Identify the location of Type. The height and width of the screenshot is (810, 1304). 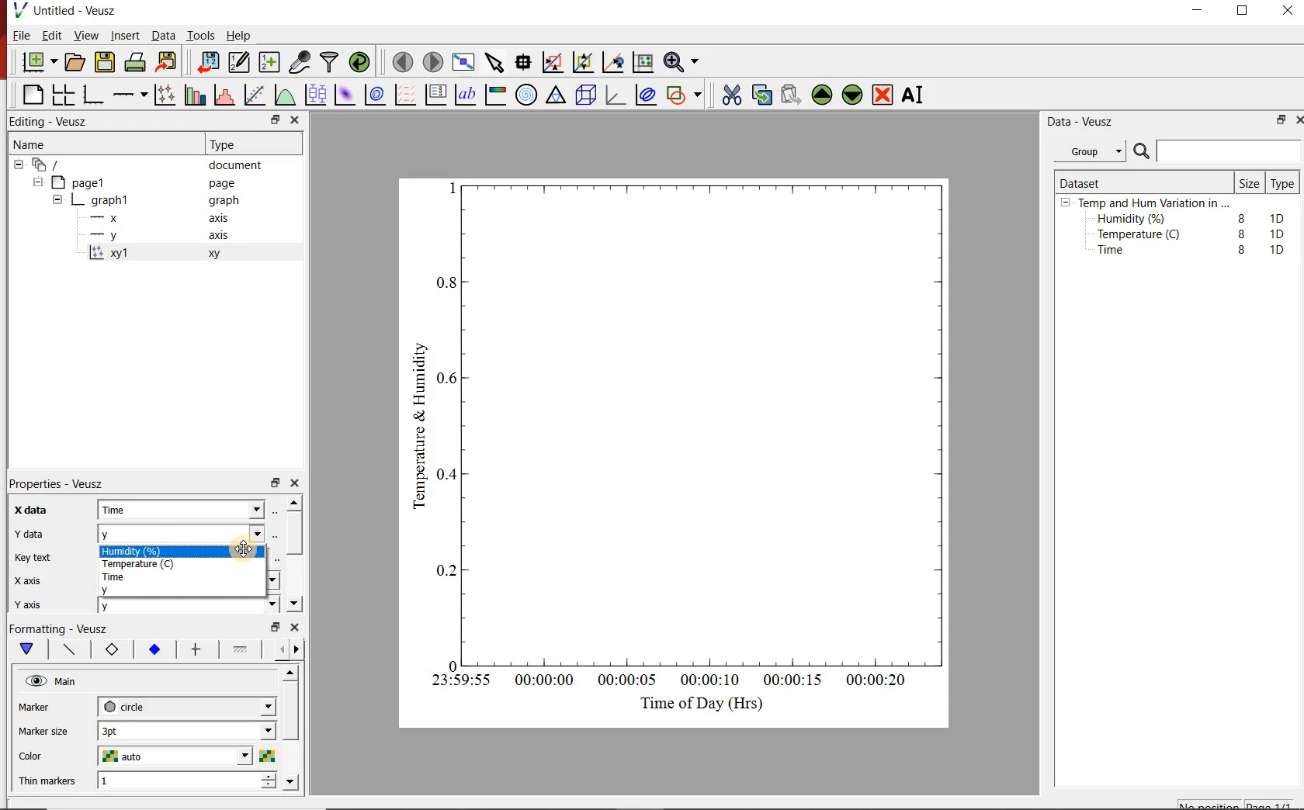
(233, 144).